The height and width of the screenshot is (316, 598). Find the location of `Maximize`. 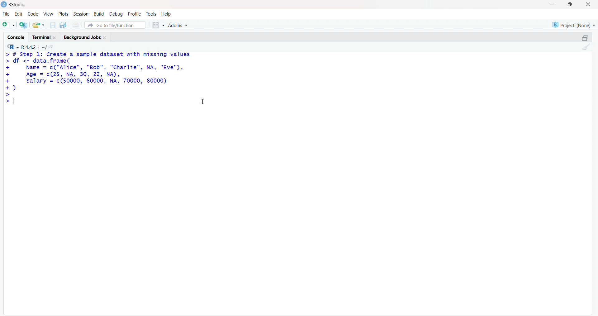

Maximize is located at coordinates (586, 38).